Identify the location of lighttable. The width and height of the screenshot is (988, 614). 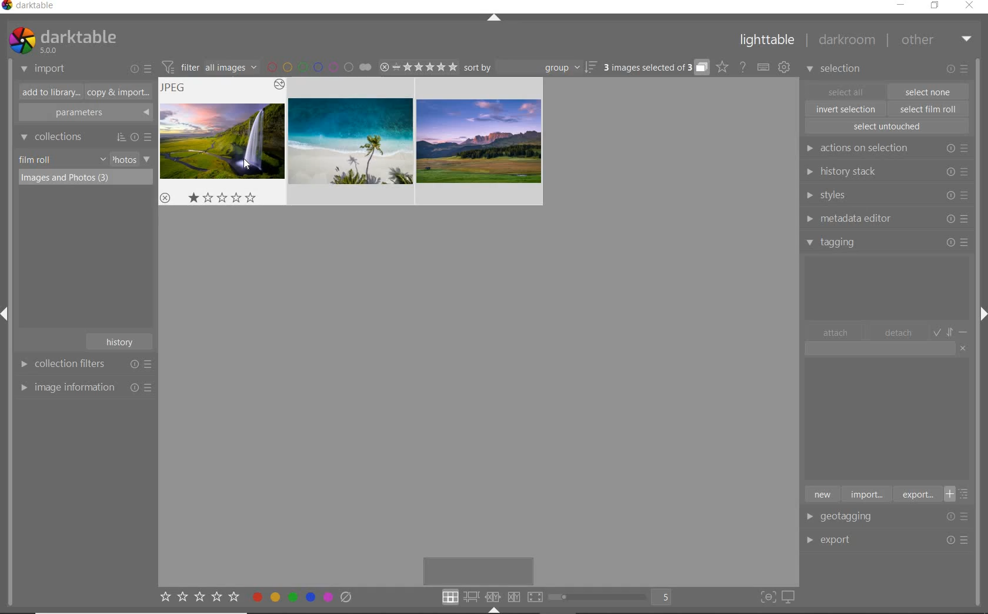
(767, 42).